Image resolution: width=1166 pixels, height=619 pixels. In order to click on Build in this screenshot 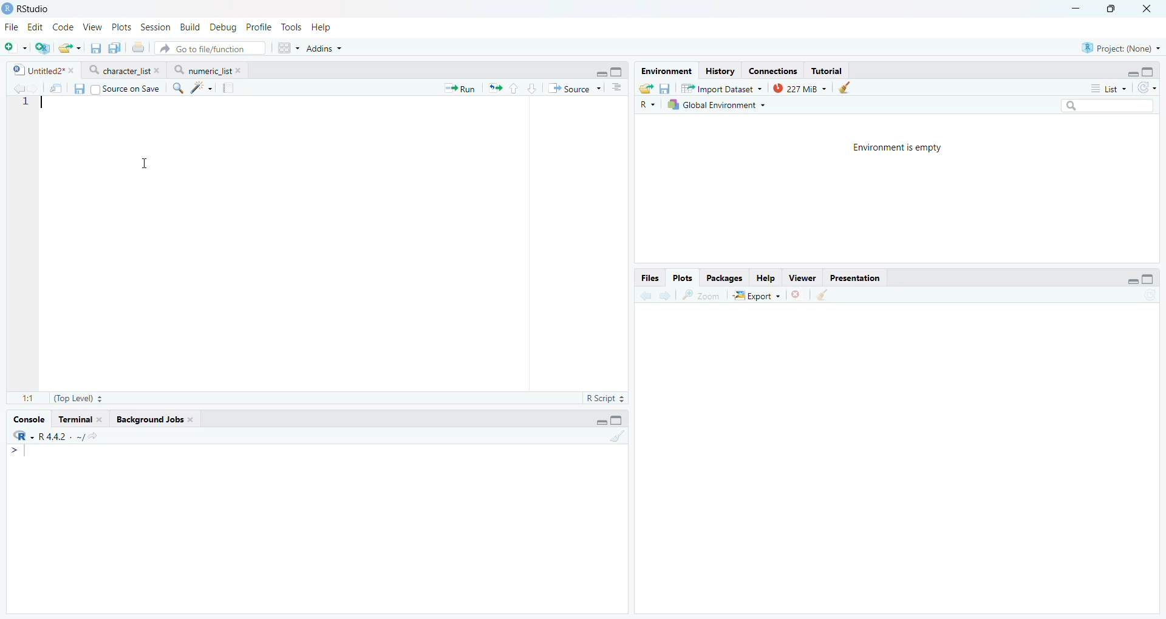, I will do `click(191, 27)`.